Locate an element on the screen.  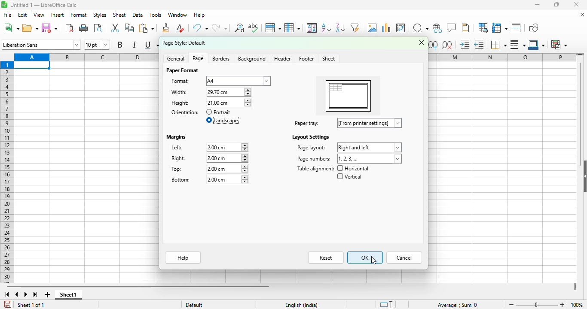
sheet is located at coordinates (119, 15).